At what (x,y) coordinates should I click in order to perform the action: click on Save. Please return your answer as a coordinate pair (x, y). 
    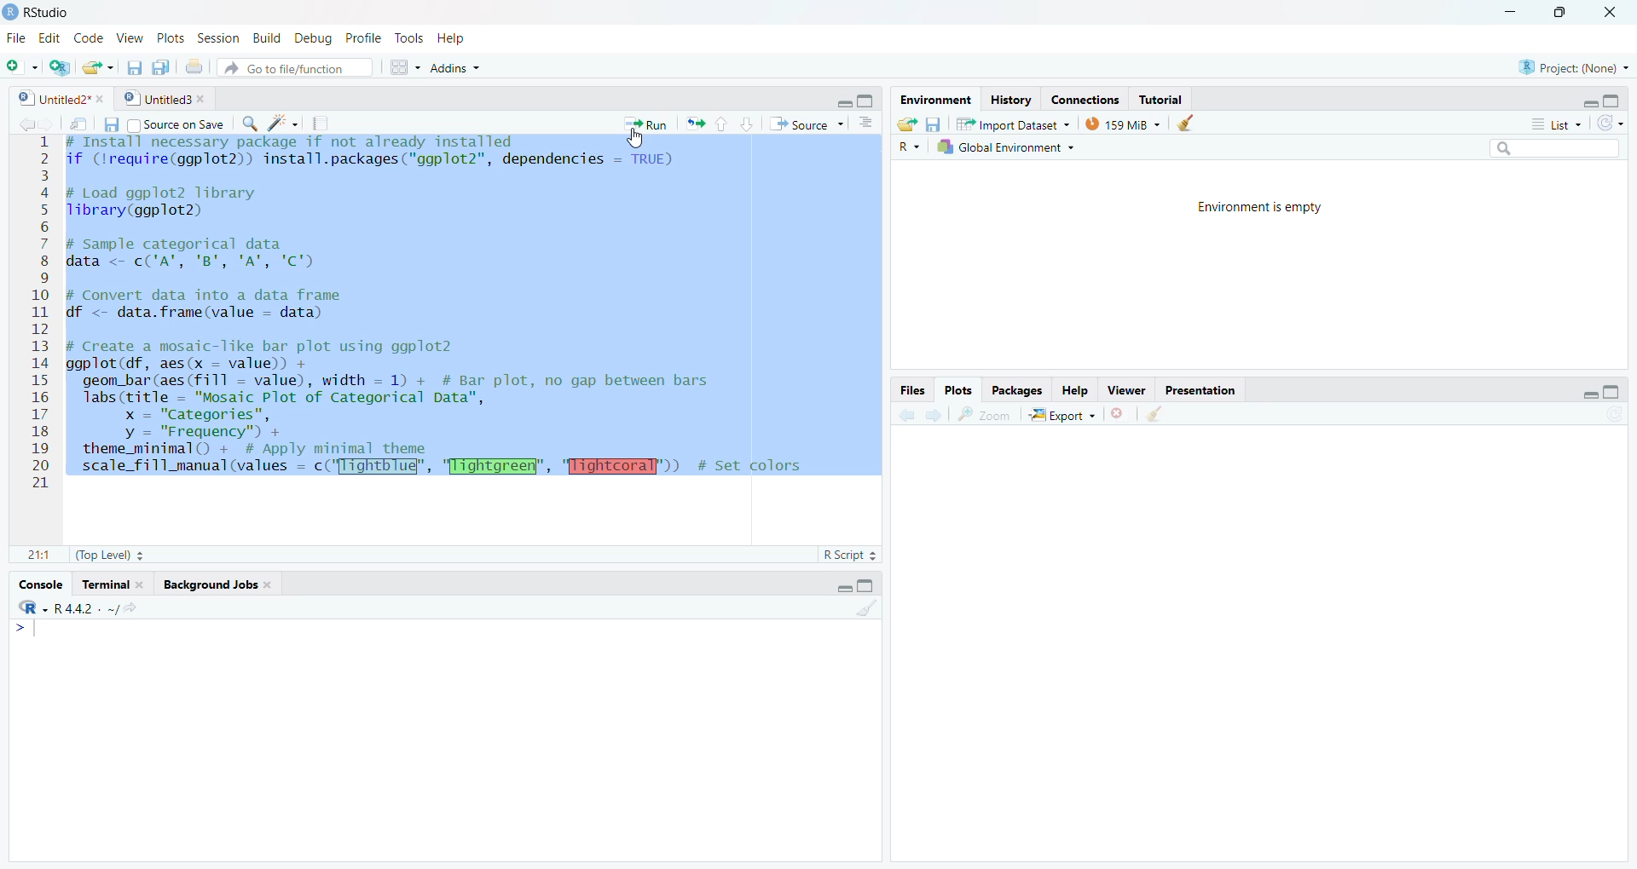
    Looking at the image, I should click on (934, 124).